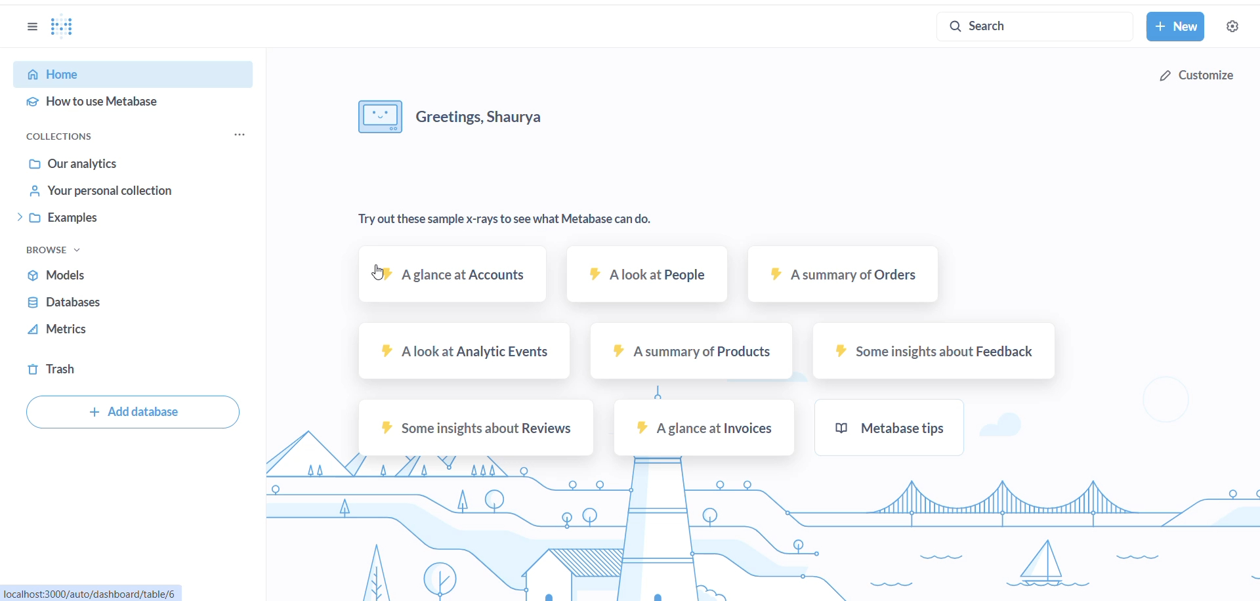 The width and height of the screenshot is (1260, 601). I want to click on examples, so click(139, 223).